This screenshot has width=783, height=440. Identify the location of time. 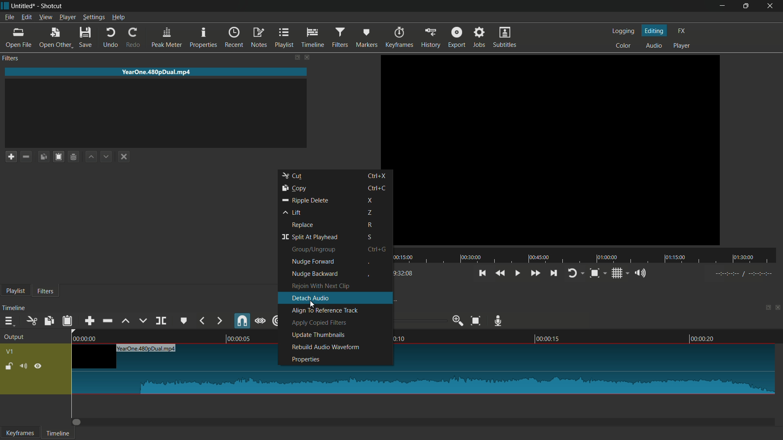
(743, 273).